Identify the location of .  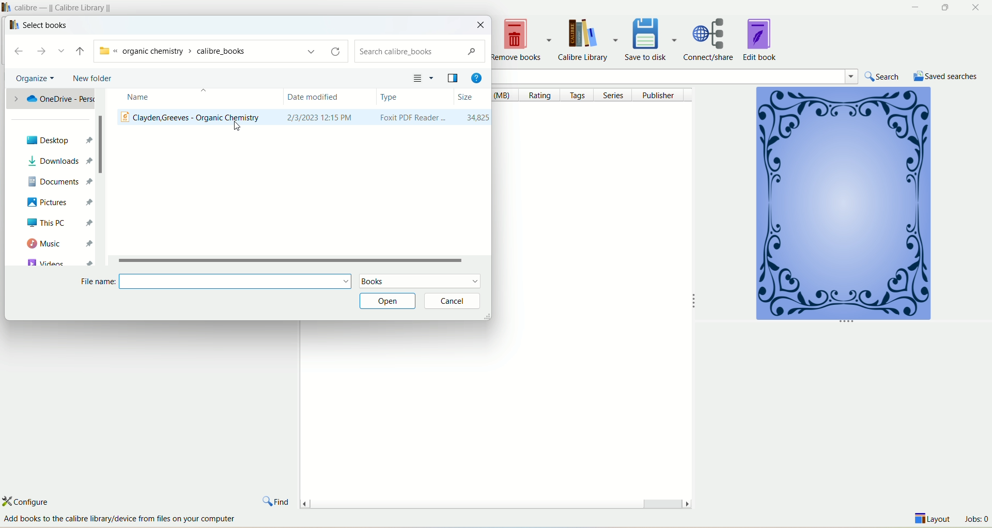
(129, 519).